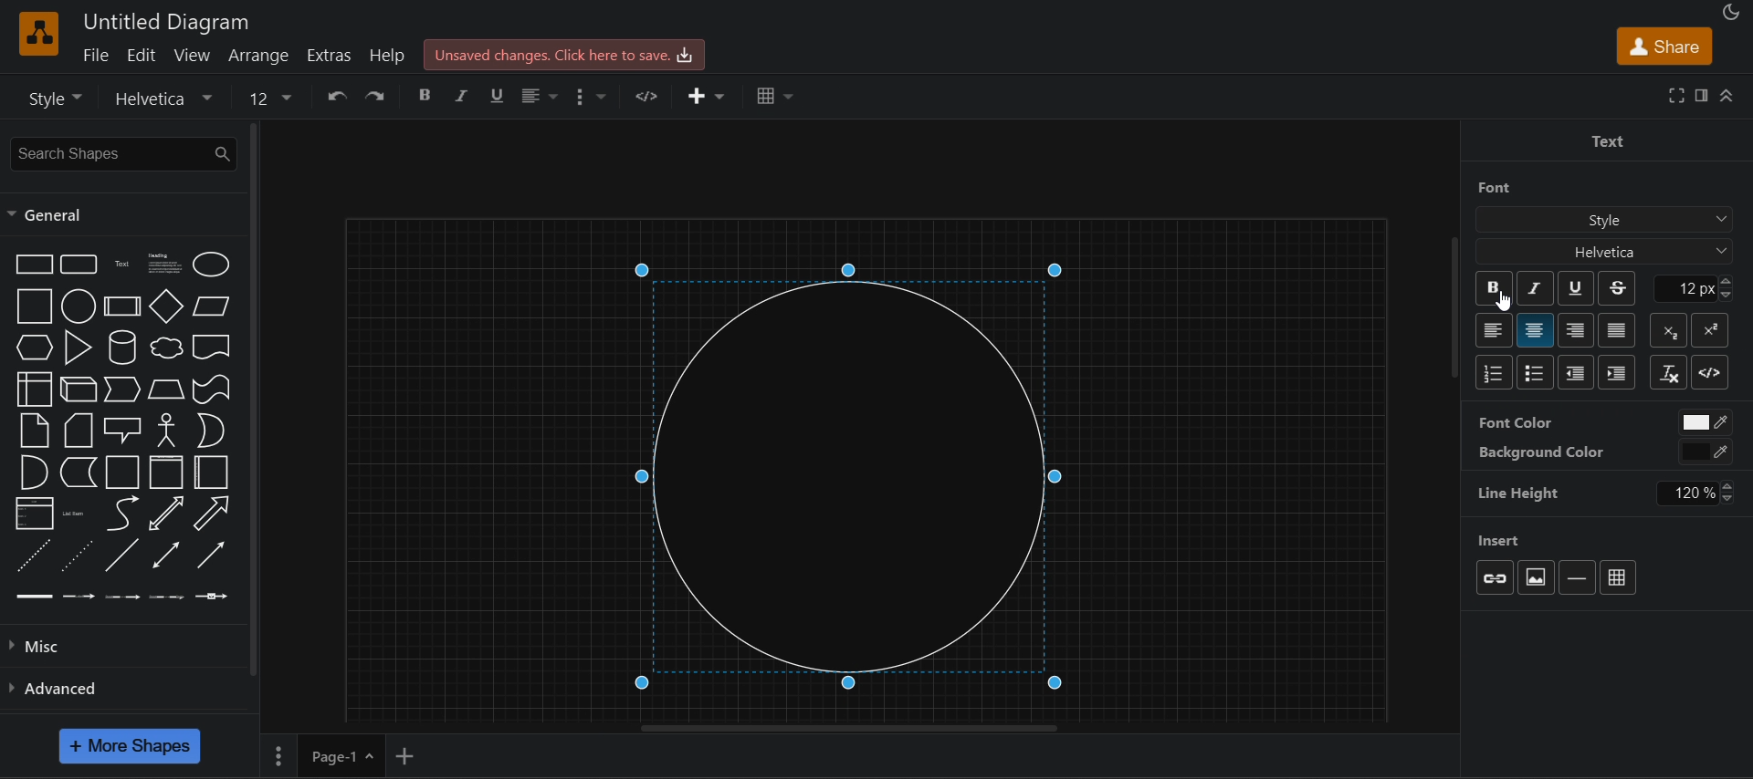 The image size is (1753, 779). What do you see at coordinates (1702, 97) in the screenshot?
I see `format` at bounding box center [1702, 97].